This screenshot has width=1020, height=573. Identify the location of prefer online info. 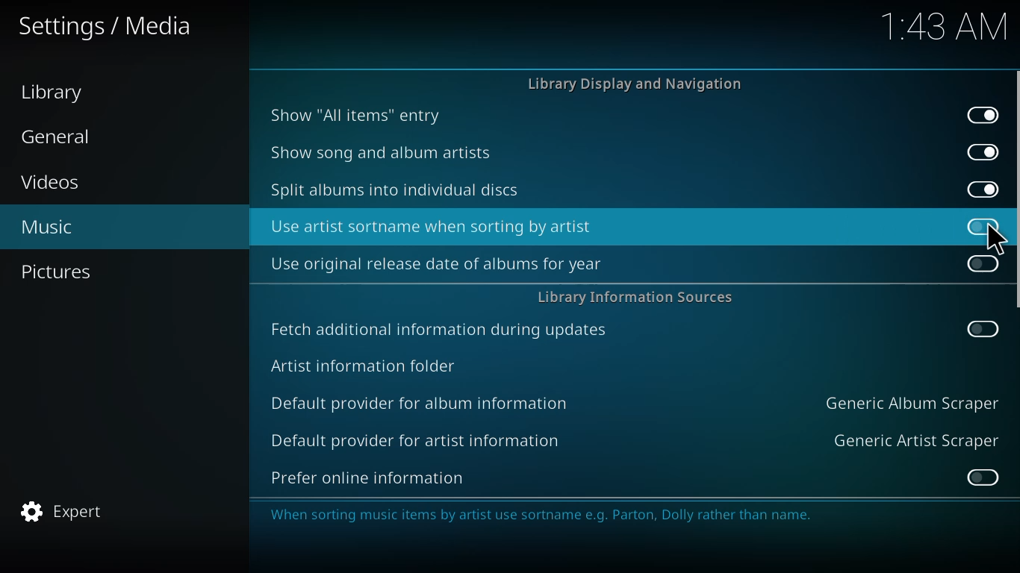
(368, 477).